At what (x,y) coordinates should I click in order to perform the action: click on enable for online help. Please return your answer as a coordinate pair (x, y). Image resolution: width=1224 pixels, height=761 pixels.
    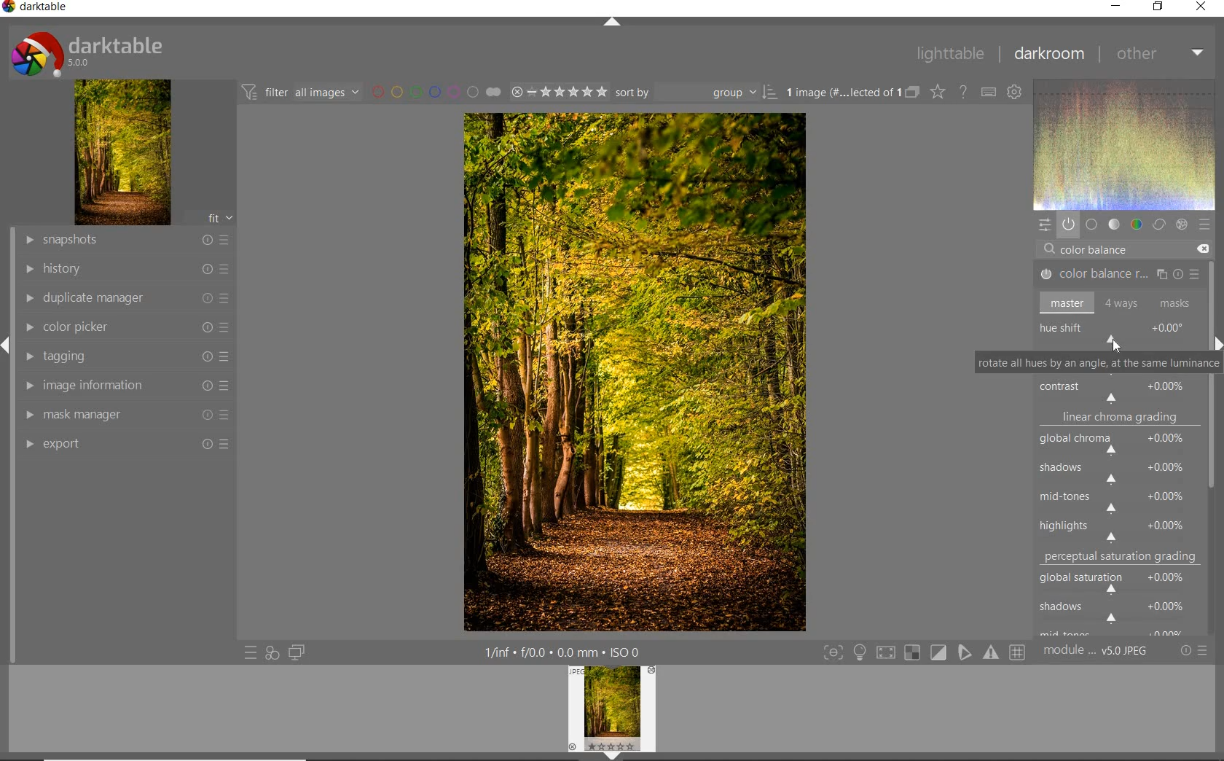
    Looking at the image, I should click on (965, 92).